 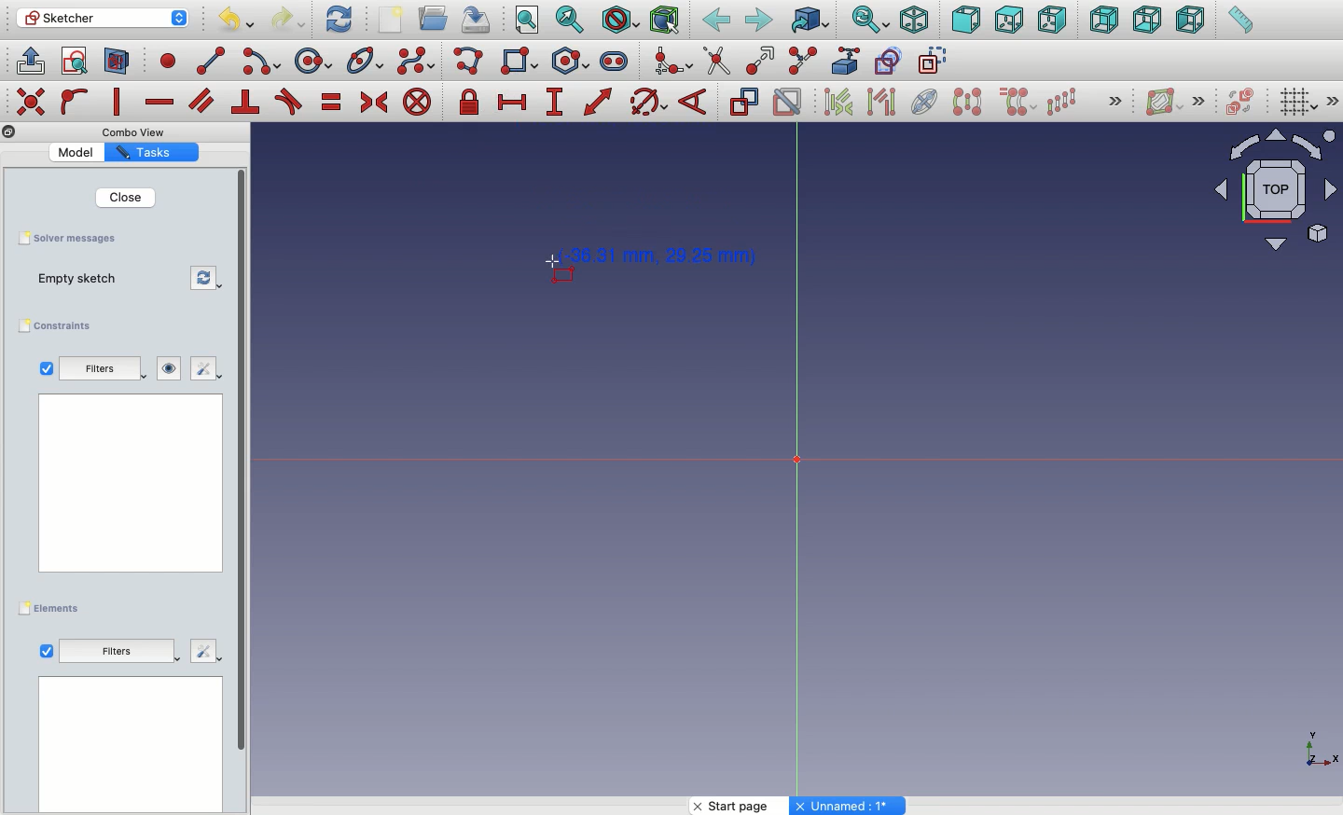 What do you see at coordinates (743, 101) in the screenshot?
I see `Toggle reference constraint` at bounding box center [743, 101].